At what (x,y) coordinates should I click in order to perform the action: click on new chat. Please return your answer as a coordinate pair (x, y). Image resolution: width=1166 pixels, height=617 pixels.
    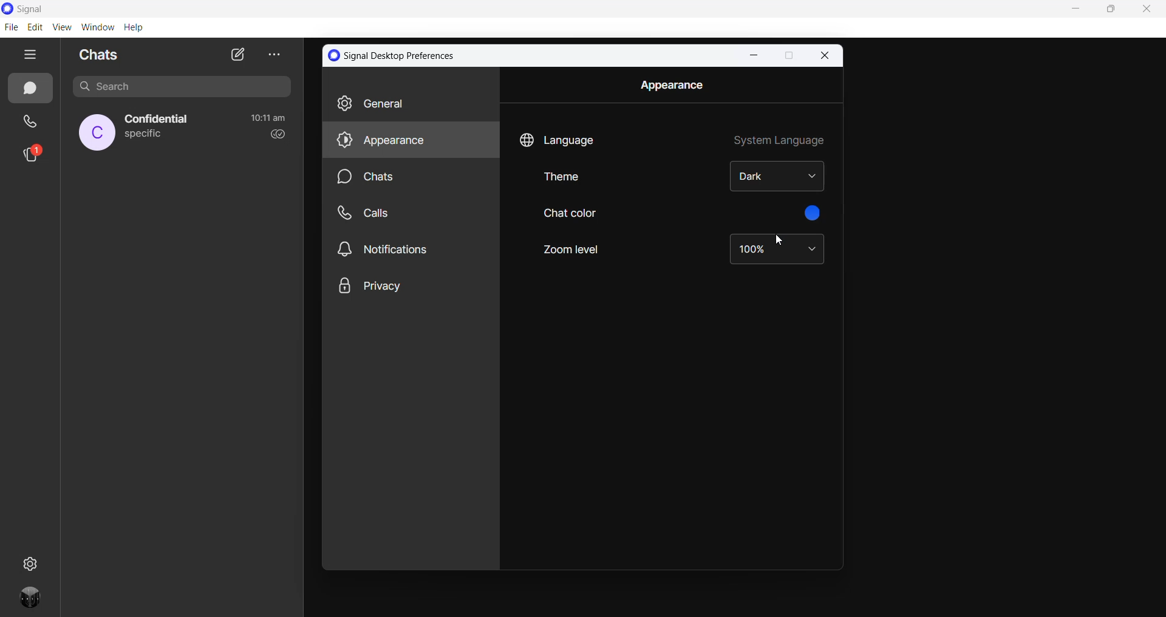
    Looking at the image, I should click on (237, 54).